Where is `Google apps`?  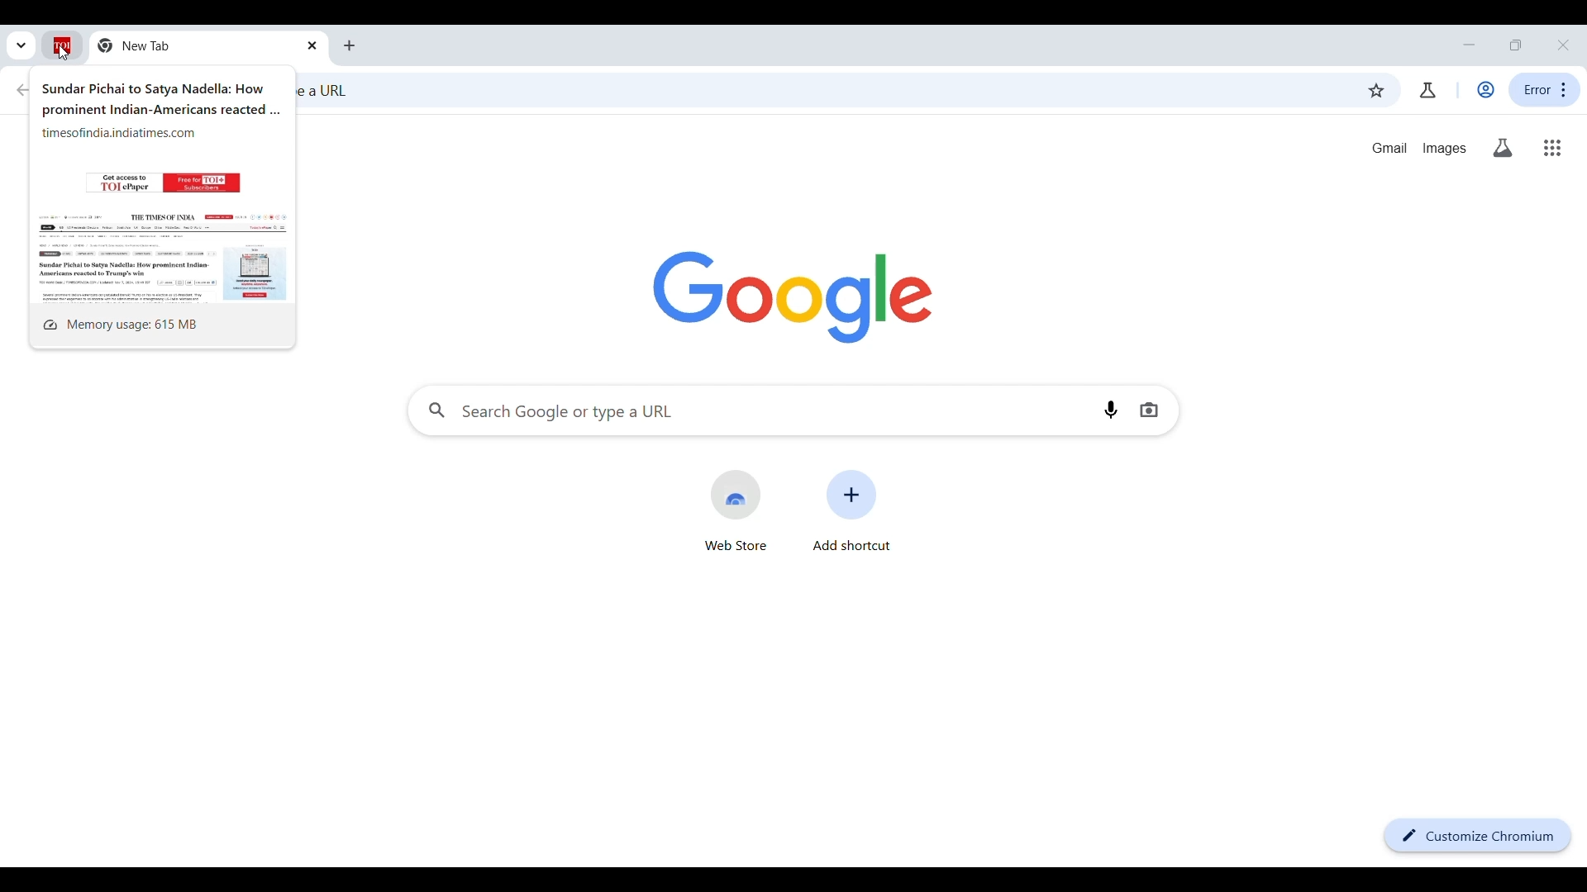
Google apps is located at coordinates (1552, 148).